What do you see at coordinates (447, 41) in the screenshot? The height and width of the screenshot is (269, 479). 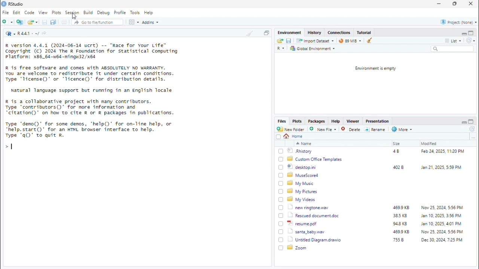 I see `more` at bounding box center [447, 41].